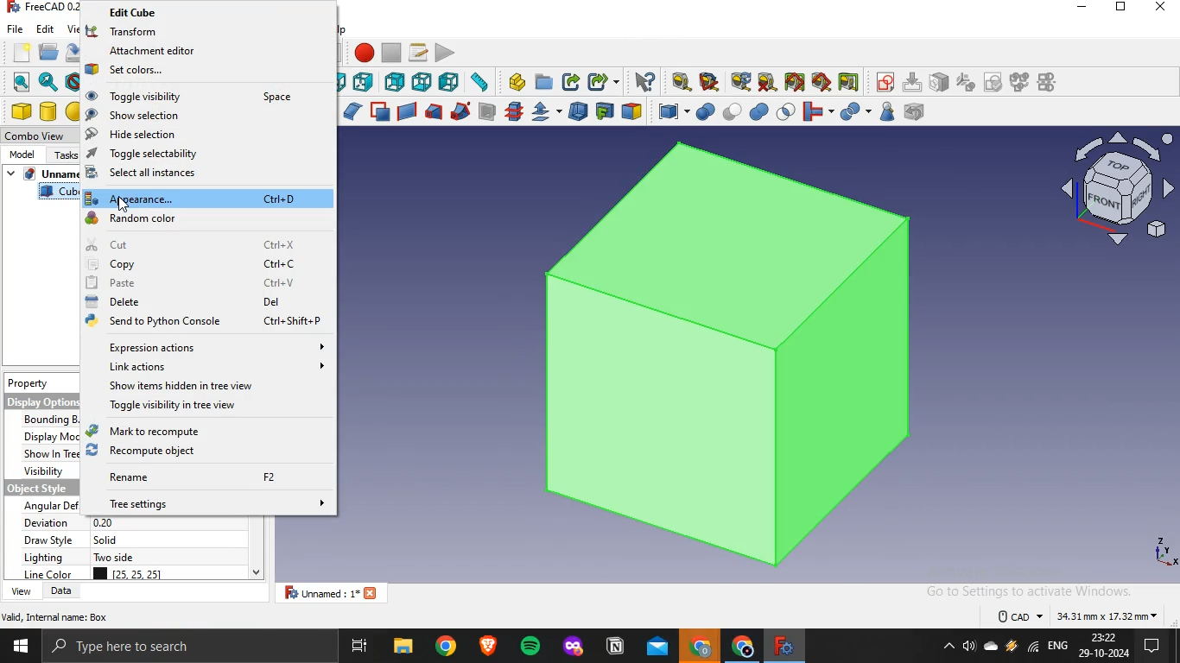  What do you see at coordinates (446, 52) in the screenshot?
I see `execute macro recording` at bounding box center [446, 52].